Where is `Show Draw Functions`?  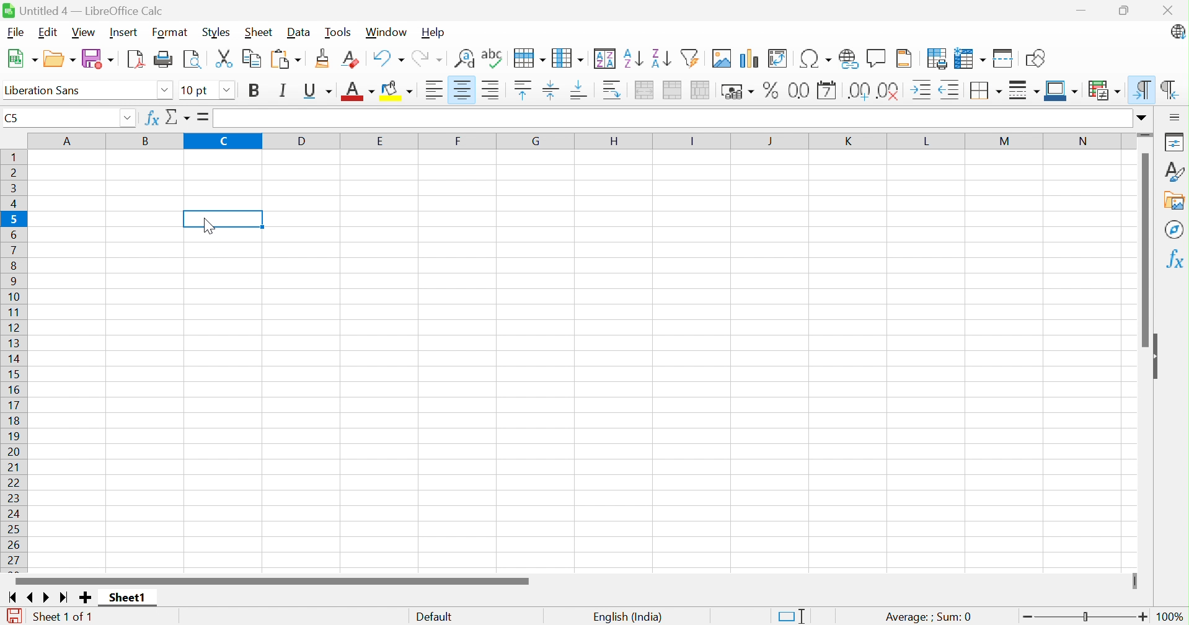 Show Draw Functions is located at coordinates (1034, 58).